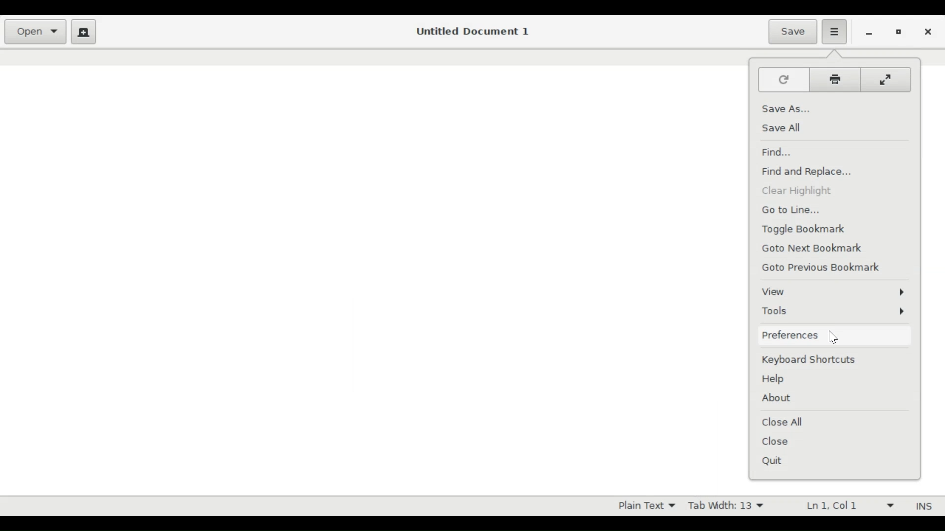 Image resolution: width=945 pixels, height=531 pixels. I want to click on close, so click(927, 31).